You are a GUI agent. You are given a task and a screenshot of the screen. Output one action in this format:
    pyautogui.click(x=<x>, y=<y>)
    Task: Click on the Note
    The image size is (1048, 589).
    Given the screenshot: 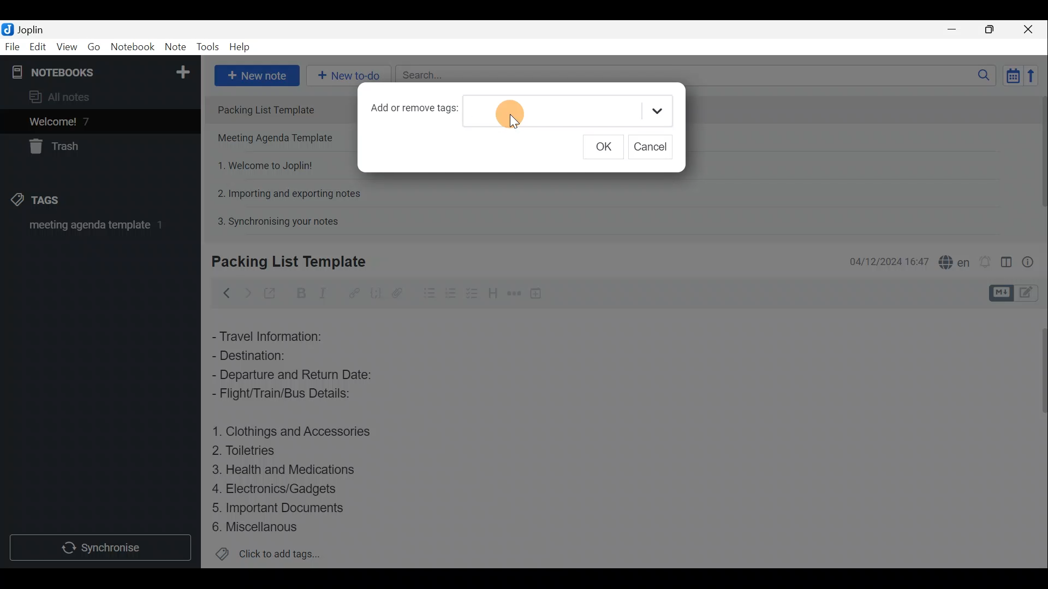 What is the action you would take?
    pyautogui.click(x=175, y=47)
    